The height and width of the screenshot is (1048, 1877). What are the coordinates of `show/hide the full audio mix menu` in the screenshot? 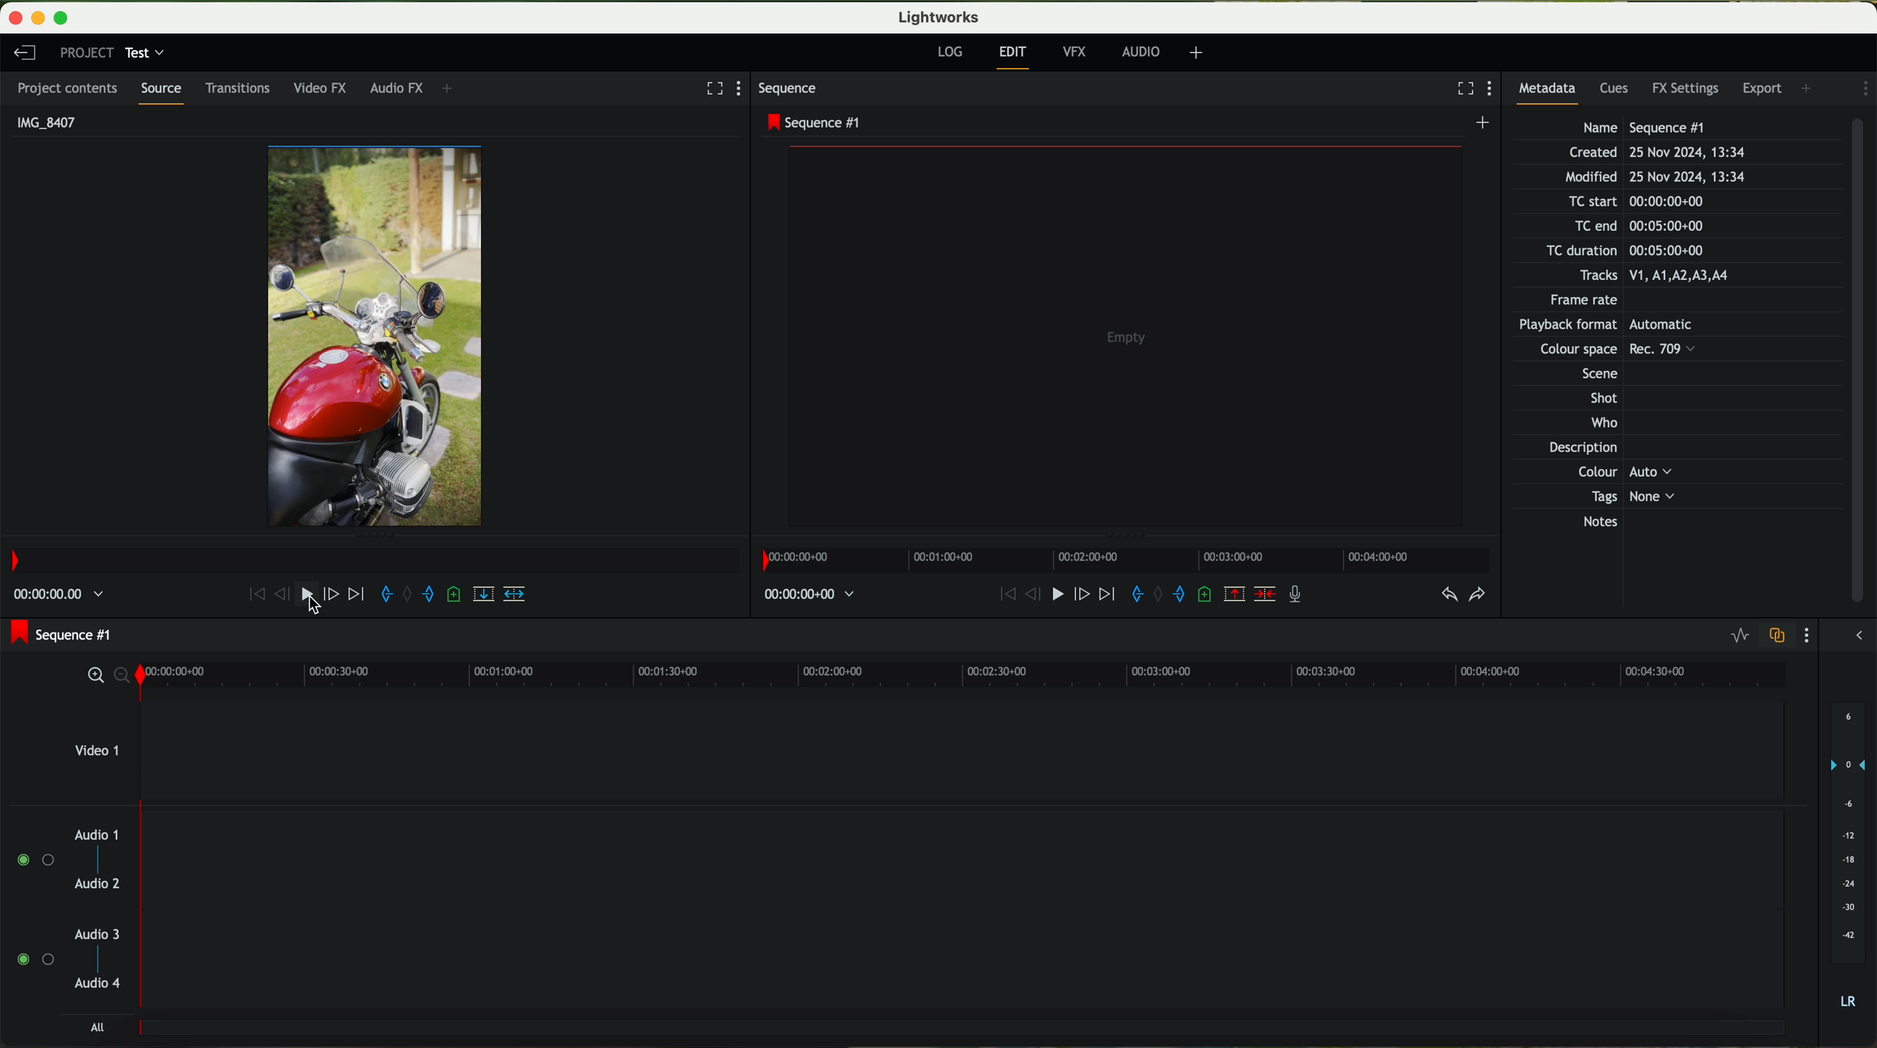 It's located at (1860, 633).